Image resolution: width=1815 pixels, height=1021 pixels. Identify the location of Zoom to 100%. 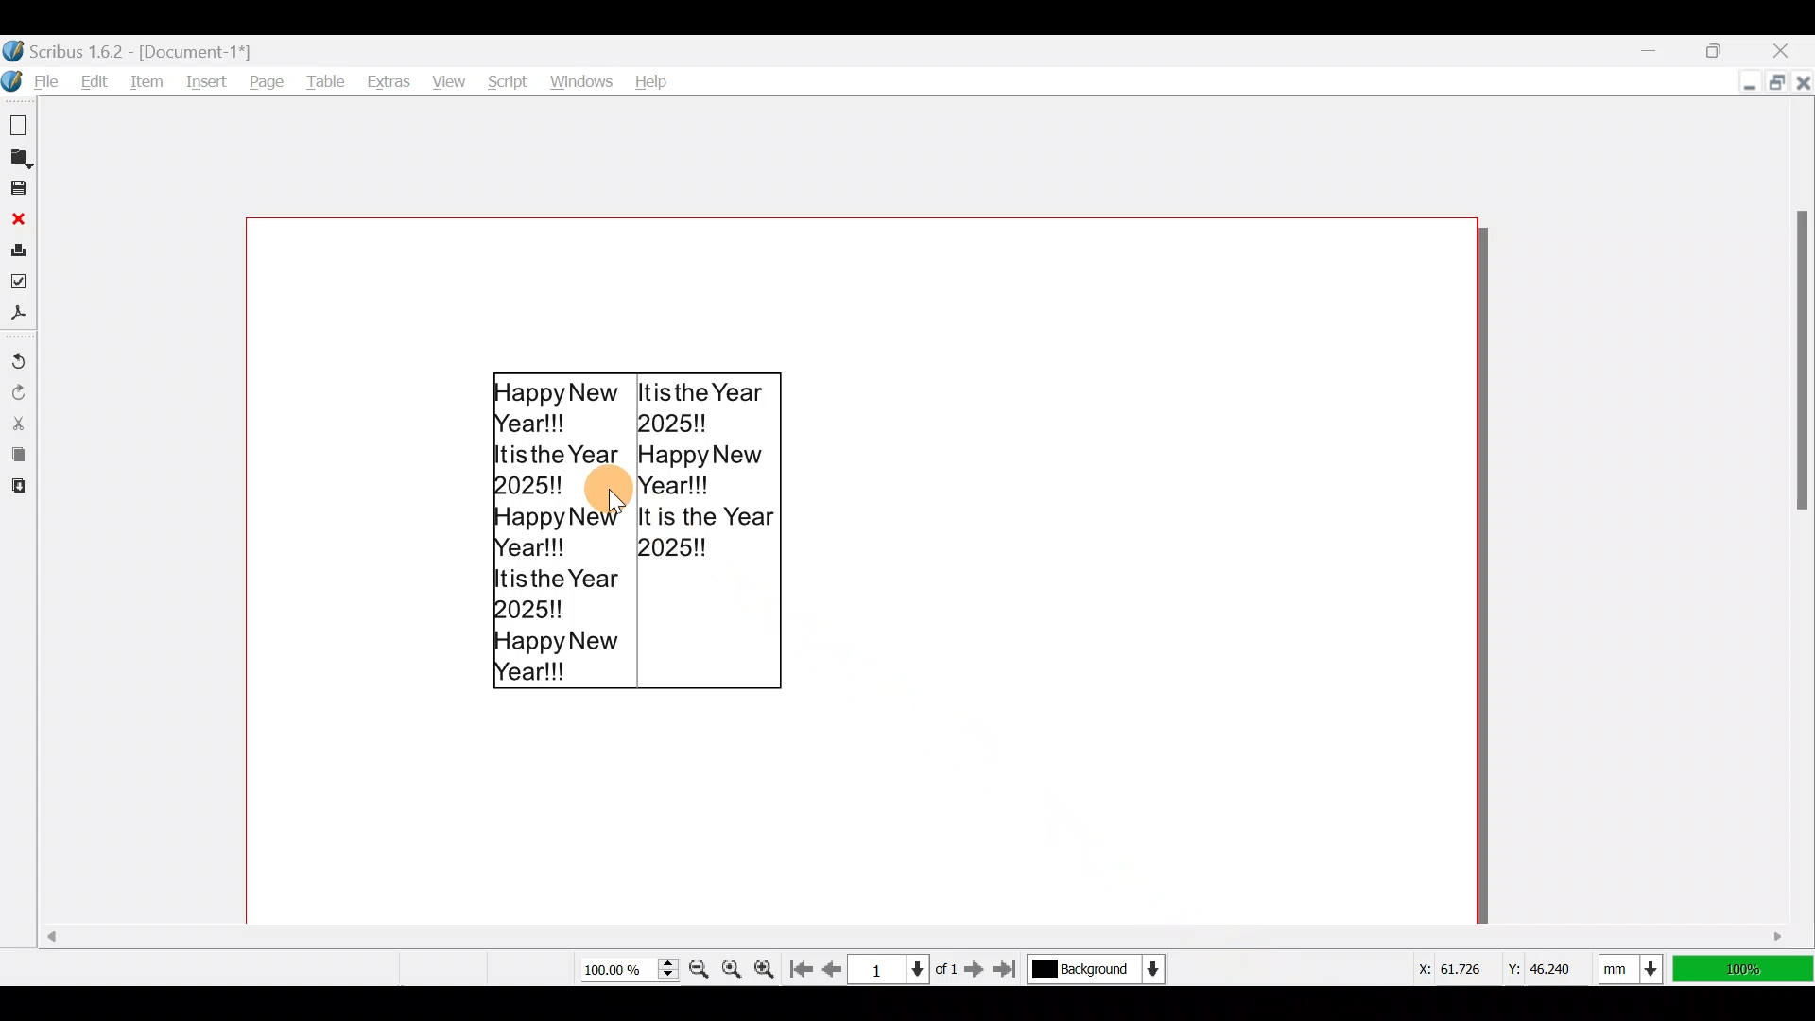
(734, 965).